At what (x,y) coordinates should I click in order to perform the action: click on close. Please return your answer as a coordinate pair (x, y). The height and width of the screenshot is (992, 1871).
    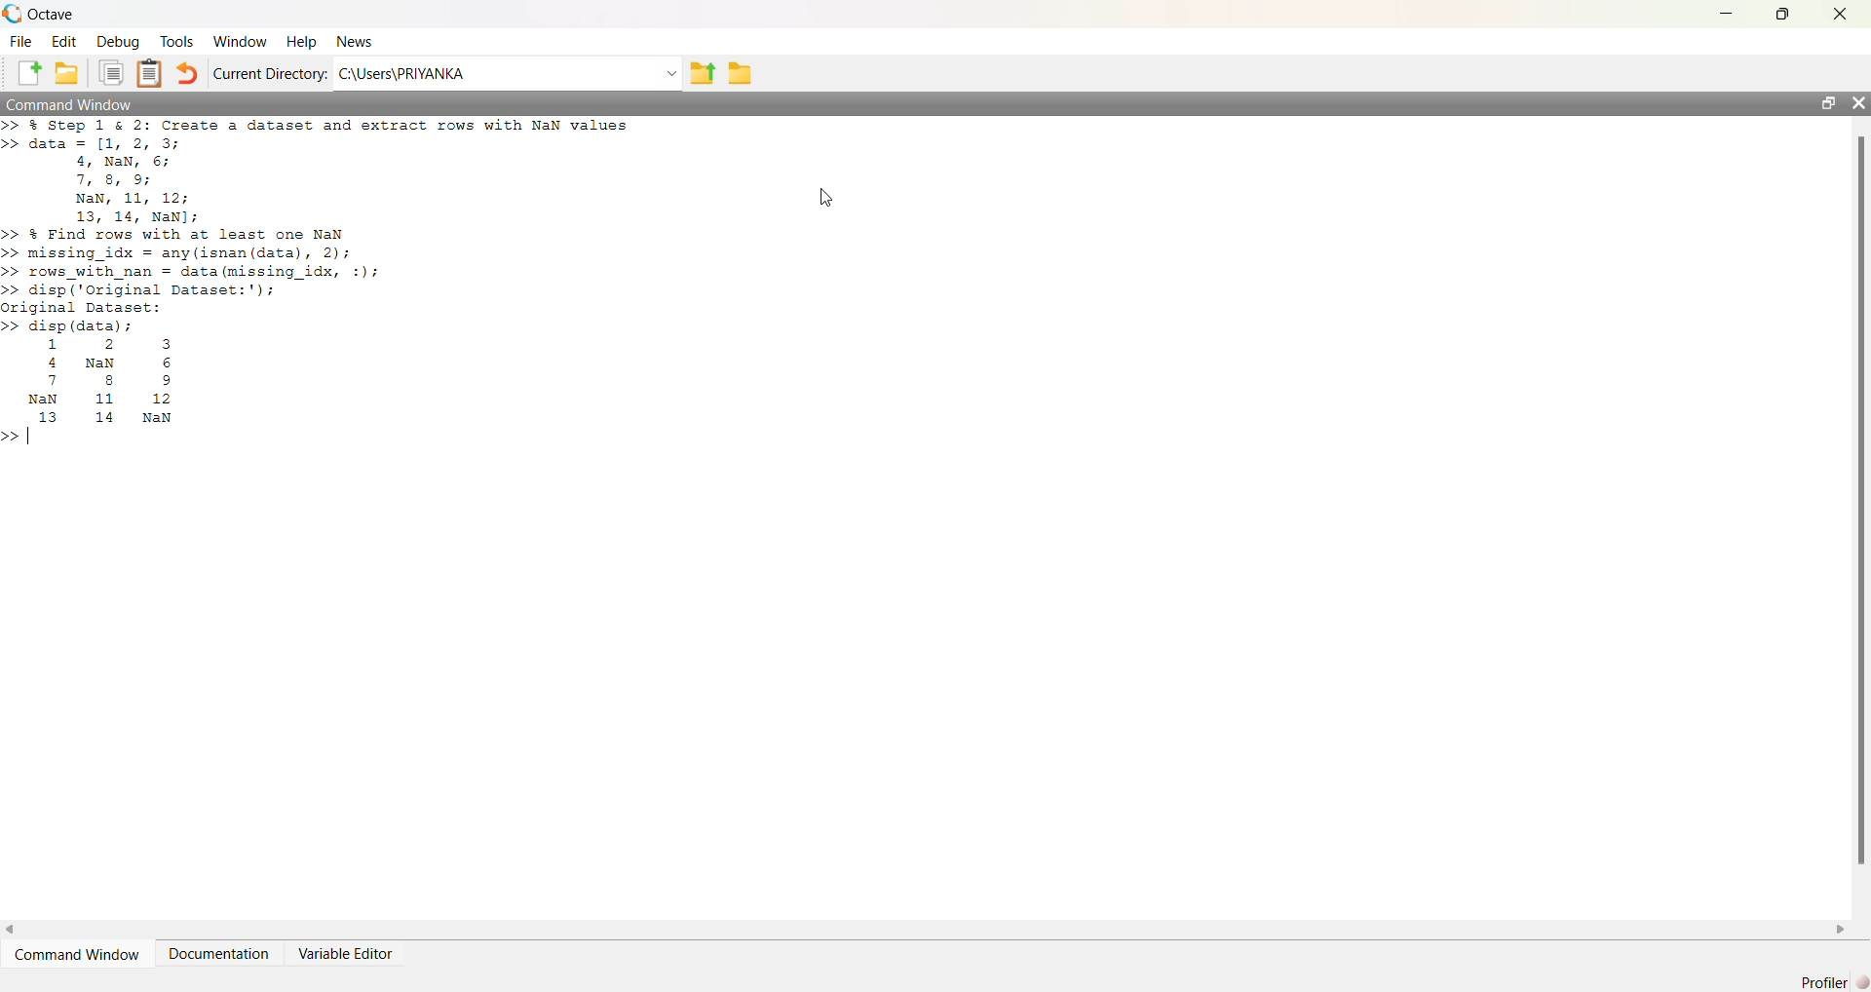
    Looking at the image, I should click on (1842, 15).